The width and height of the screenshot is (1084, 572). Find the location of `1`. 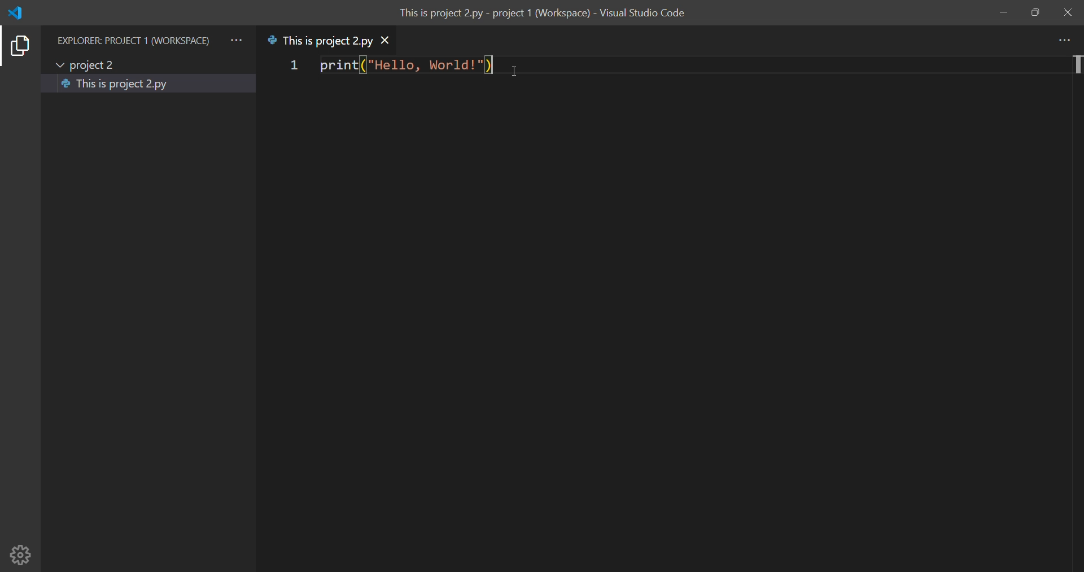

1 is located at coordinates (286, 67).